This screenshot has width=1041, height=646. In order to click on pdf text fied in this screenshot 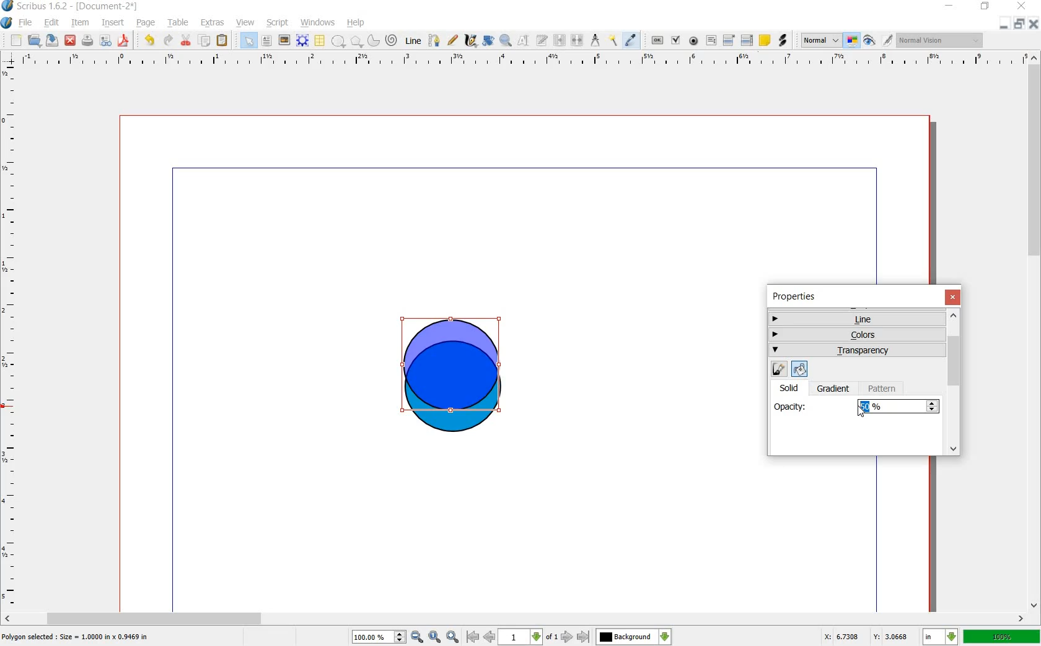, I will do `click(711, 40)`.